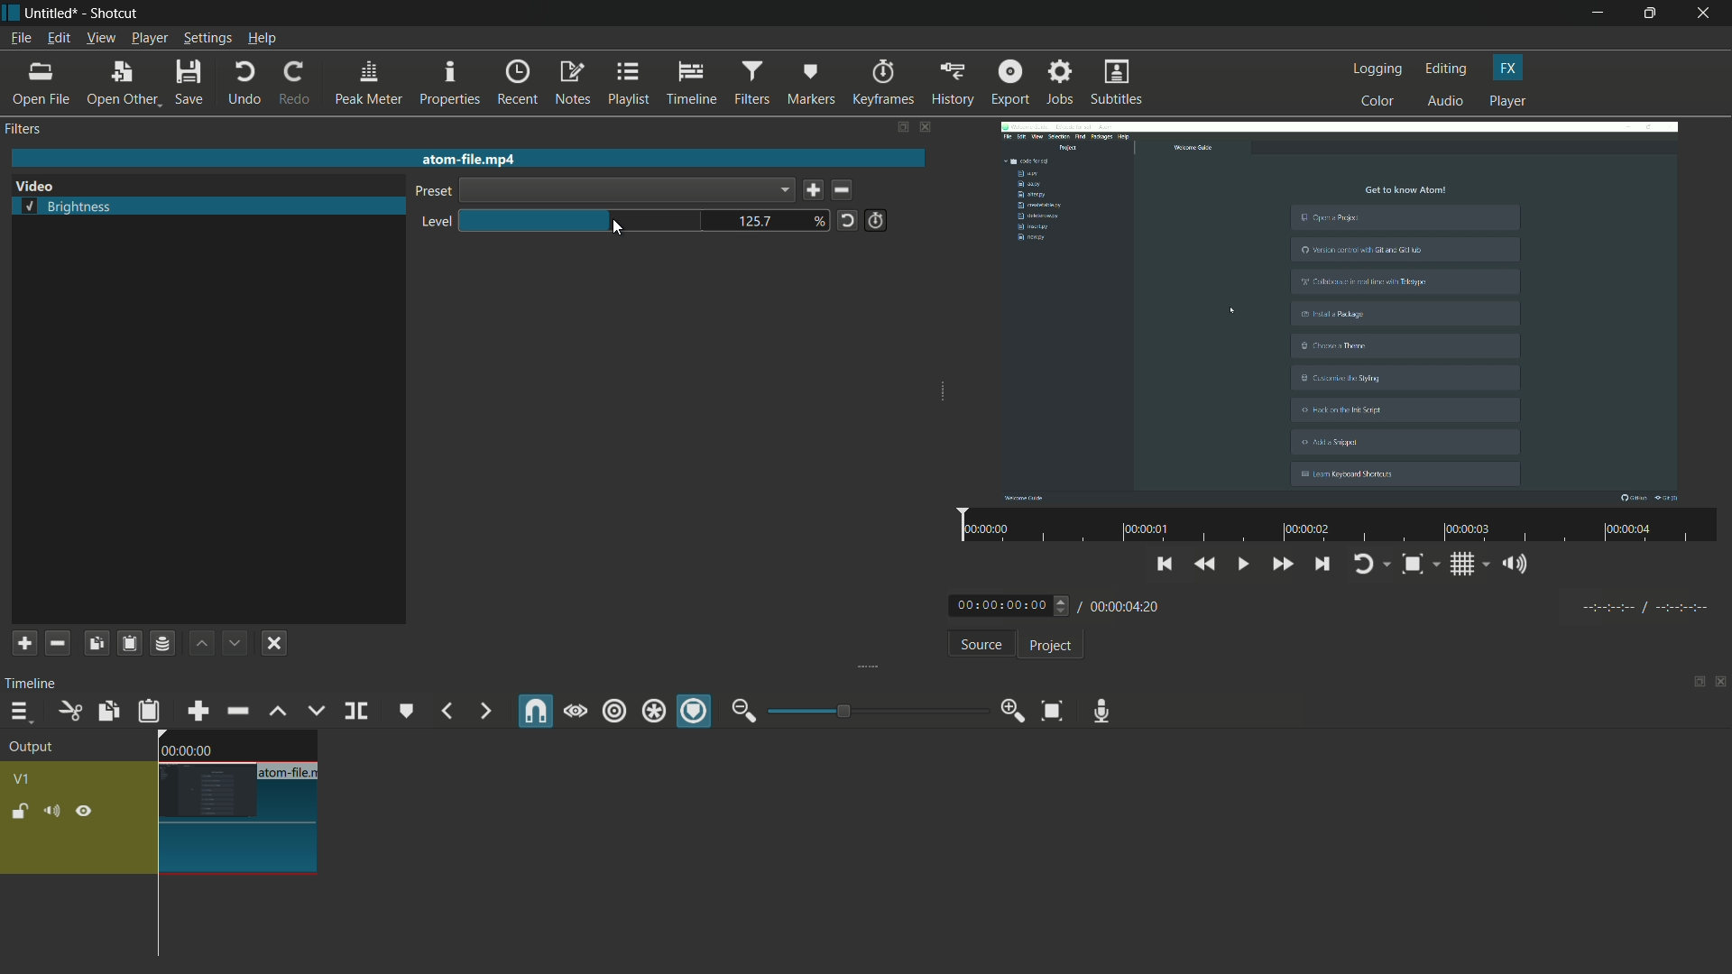 This screenshot has width=1732, height=974. I want to click on open file, so click(42, 84).